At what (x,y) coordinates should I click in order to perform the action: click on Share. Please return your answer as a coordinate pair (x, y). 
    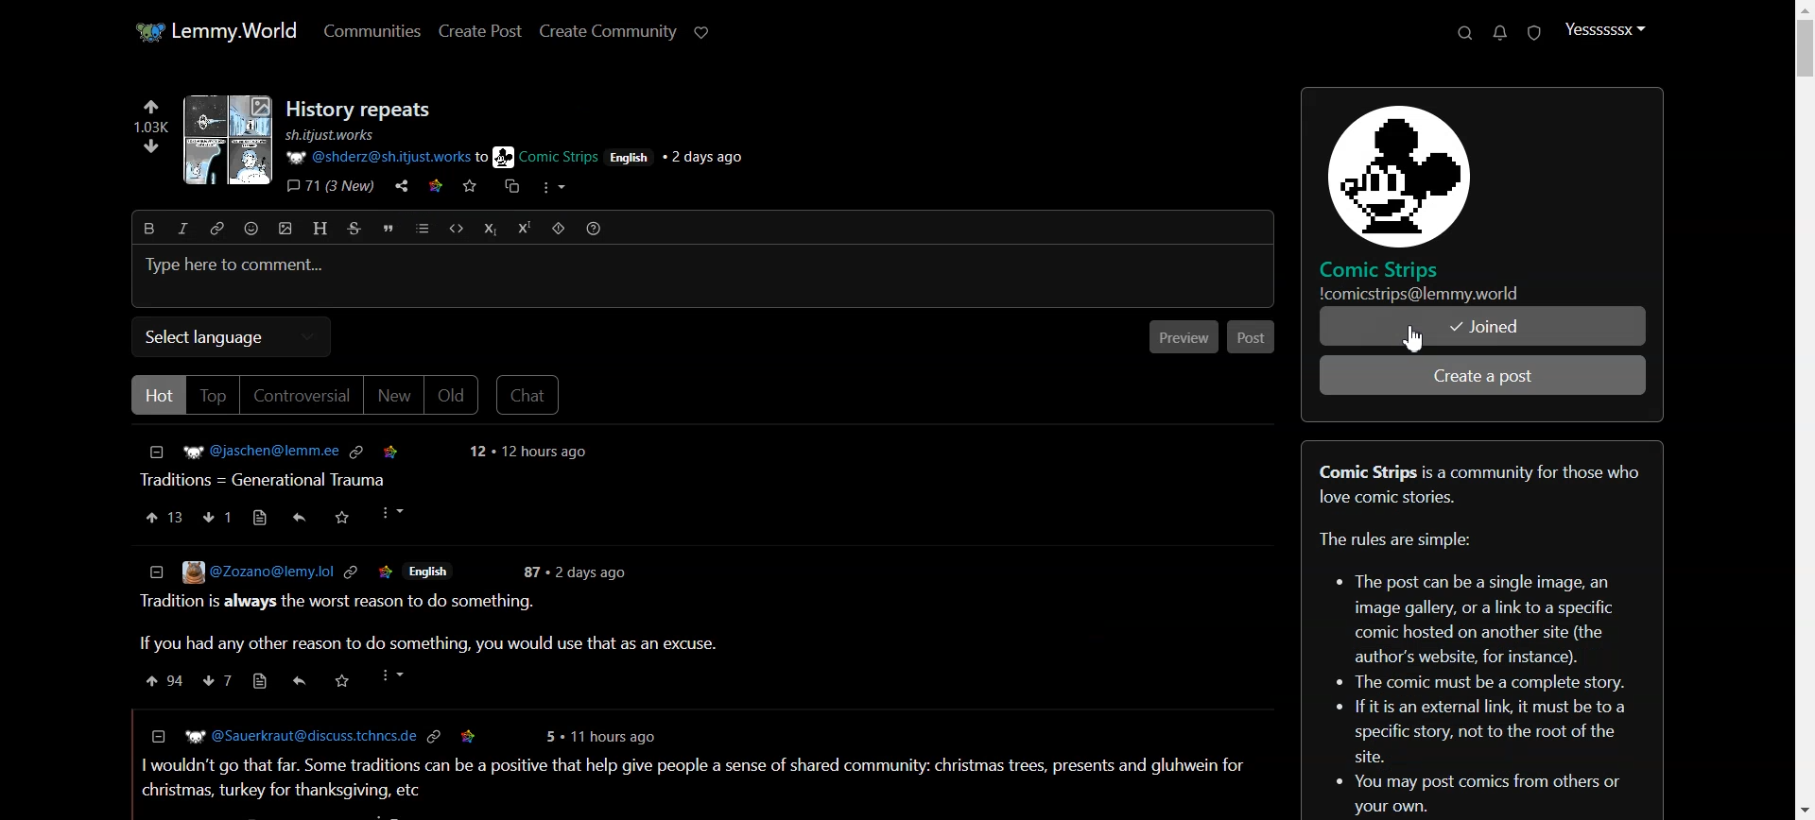
    Looking at the image, I should click on (295, 680).